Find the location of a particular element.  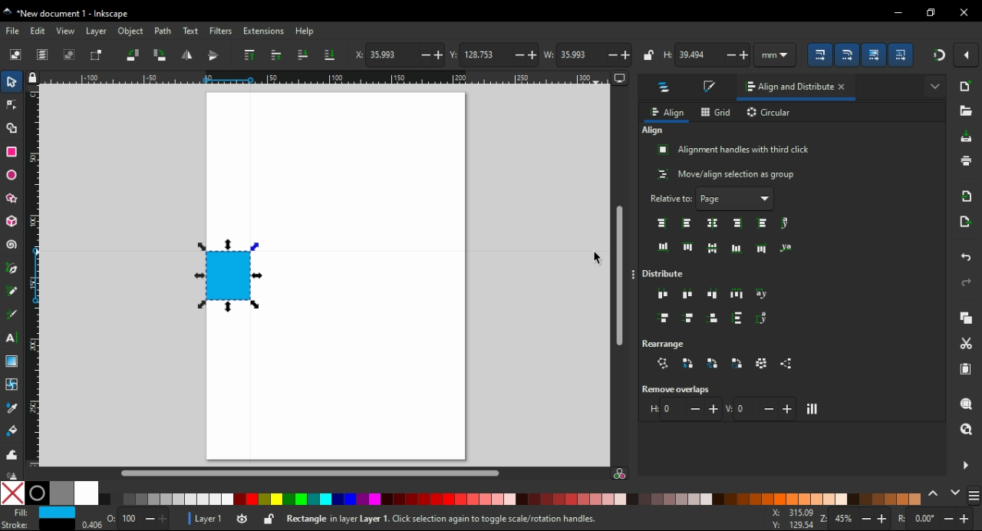

unclump objects is located at coordinates (786, 363).